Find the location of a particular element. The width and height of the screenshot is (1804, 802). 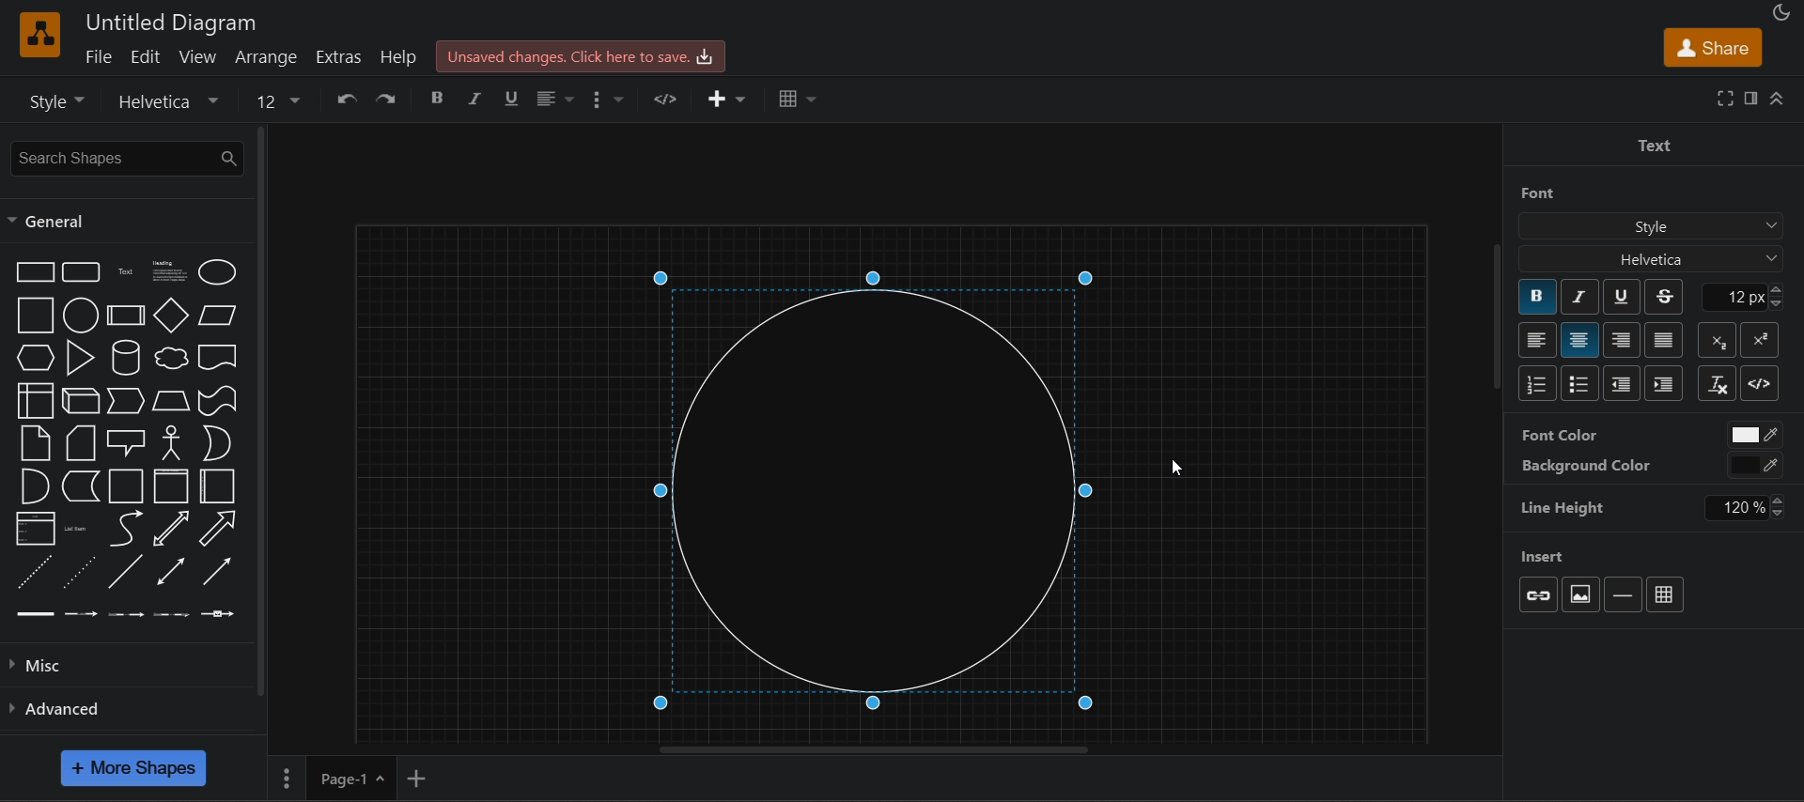

tape is located at coordinates (222, 400).